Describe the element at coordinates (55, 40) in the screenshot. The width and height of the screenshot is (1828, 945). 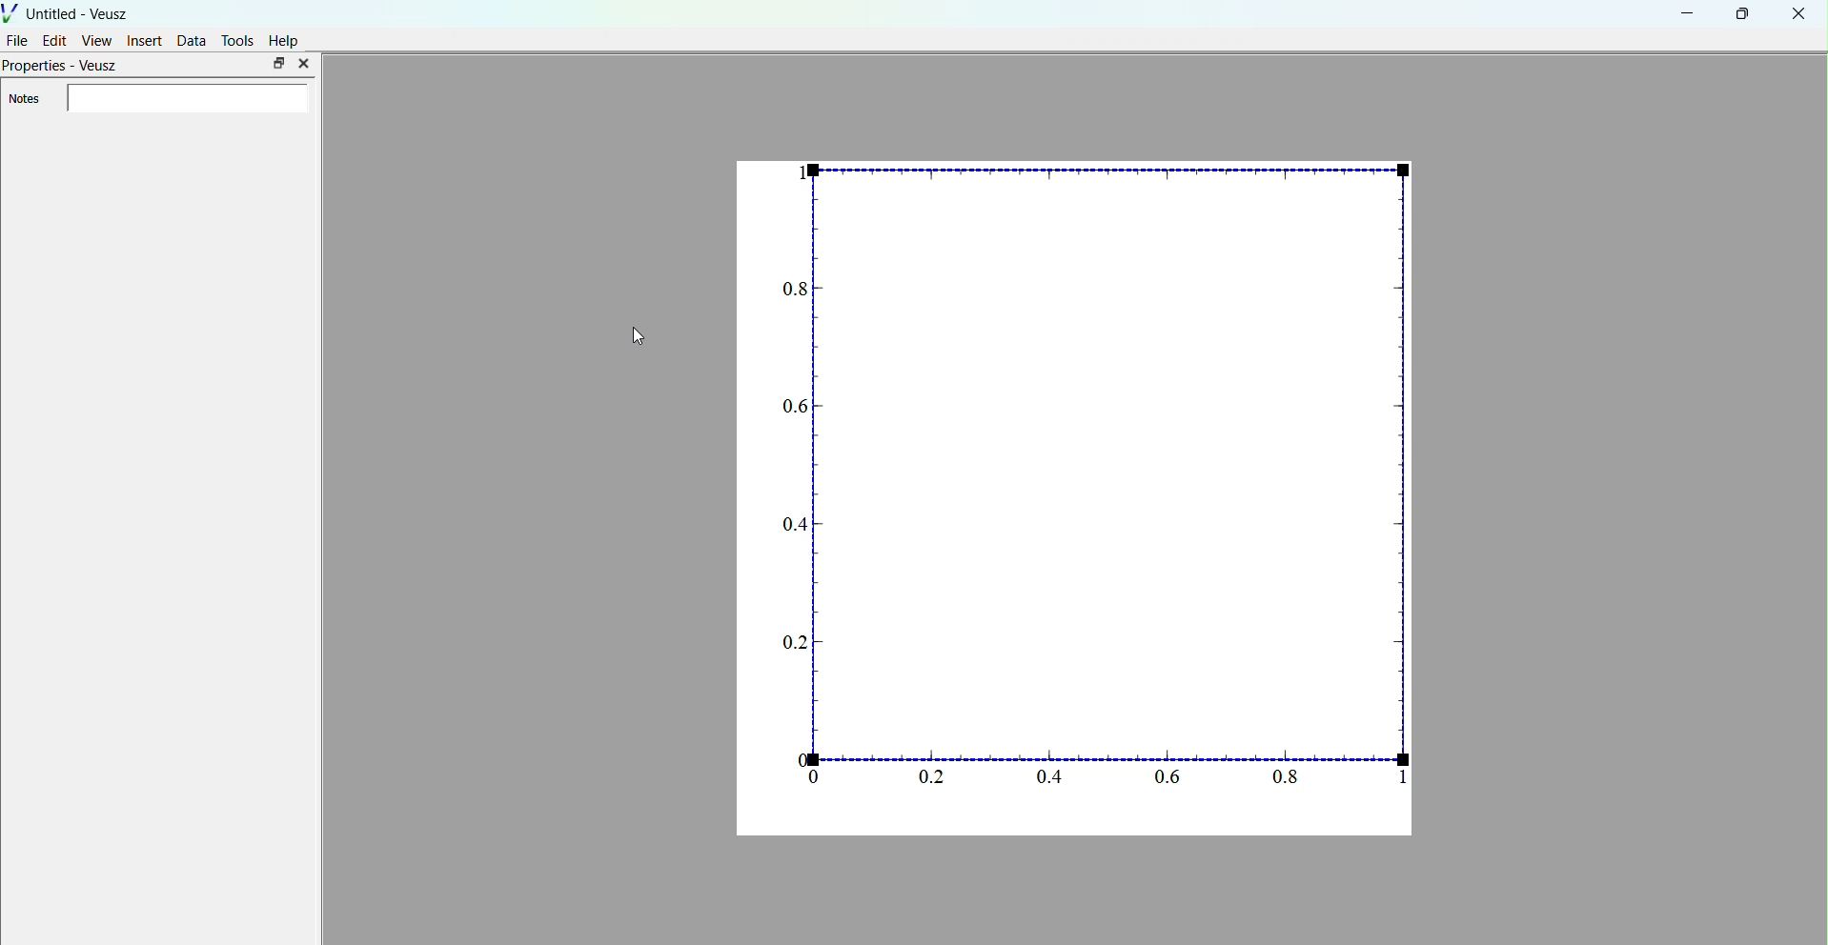
I see `Edit` at that location.